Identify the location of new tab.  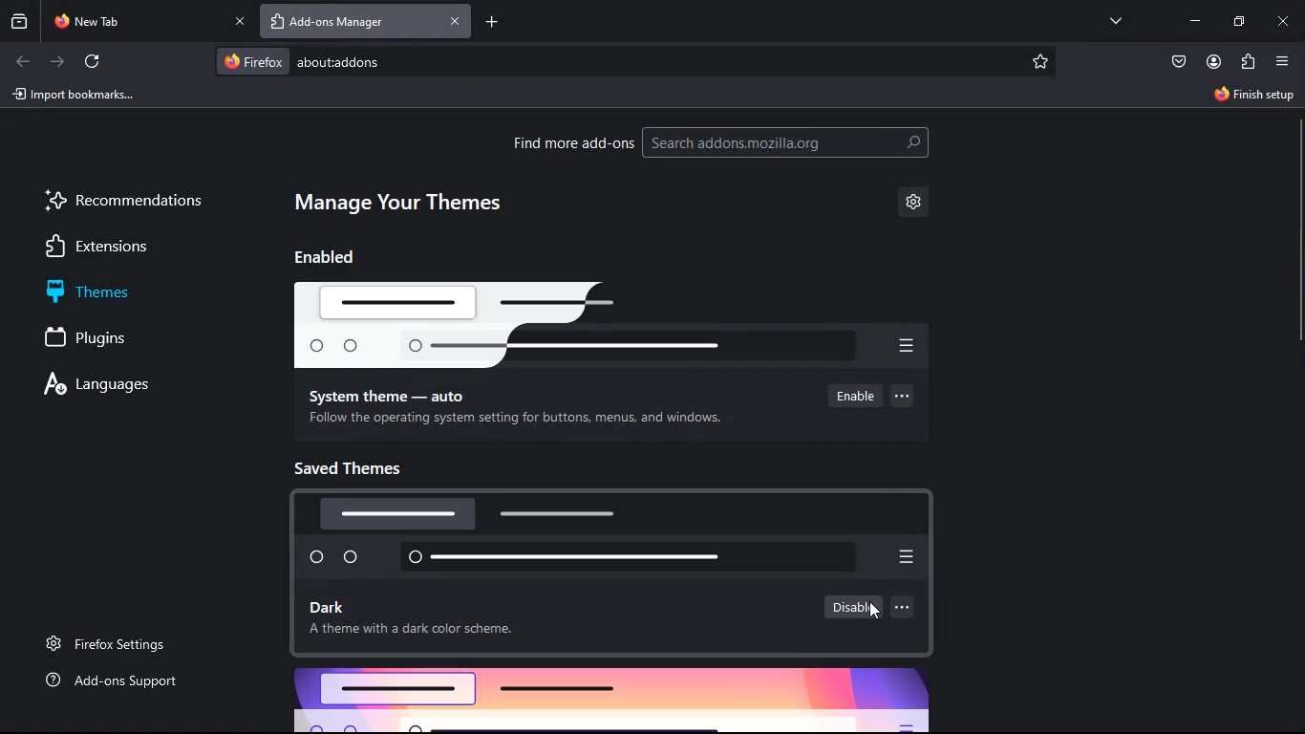
(136, 21).